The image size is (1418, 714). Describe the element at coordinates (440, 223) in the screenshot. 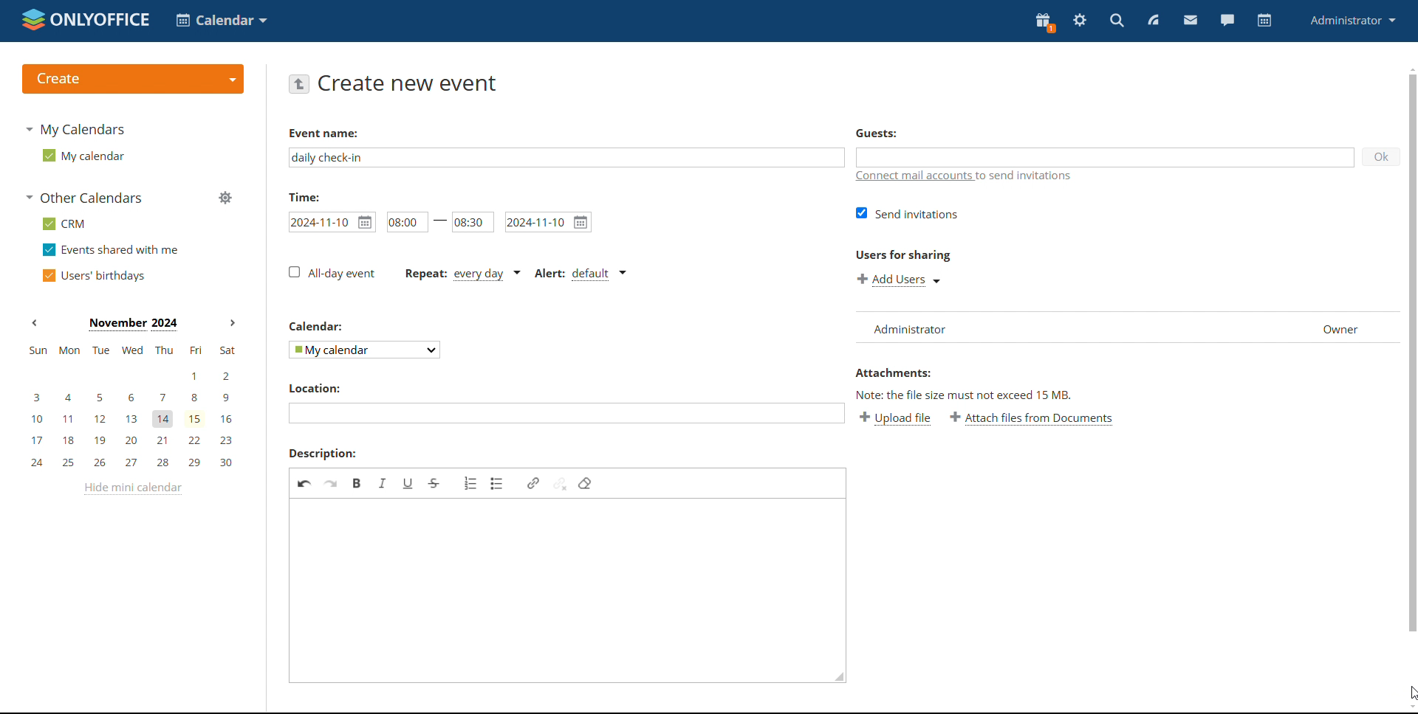

I see `-` at that location.